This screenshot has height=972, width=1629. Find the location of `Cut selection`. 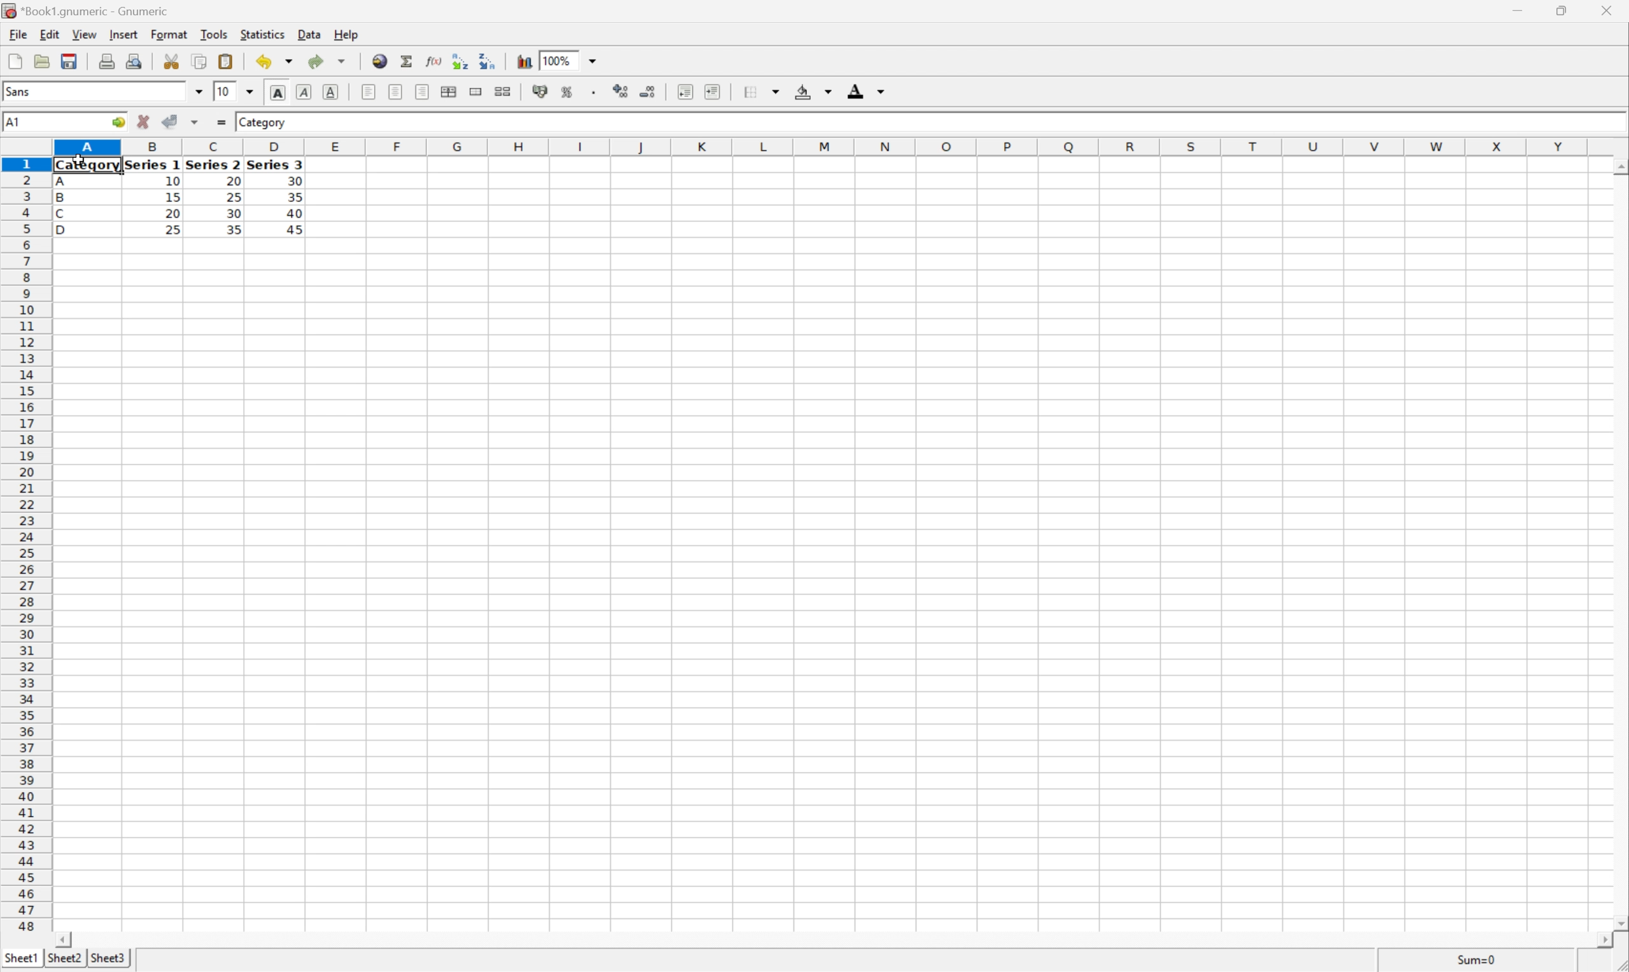

Cut selection is located at coordinates (173, 62).